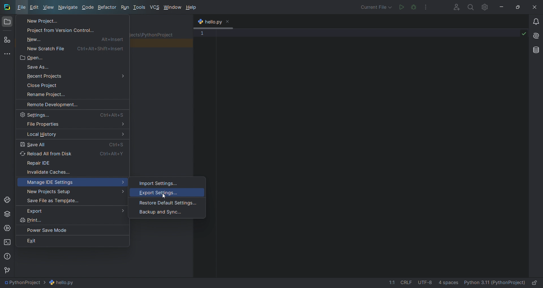  I want to click on recent project, so click(73, 75).